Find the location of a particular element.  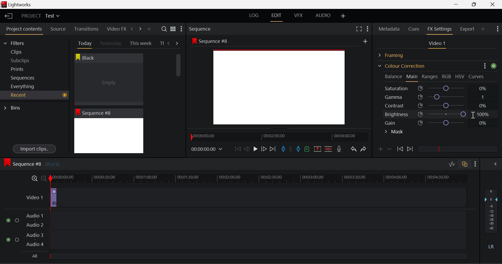

Delete/Cut is located at coordinates (328, 149).